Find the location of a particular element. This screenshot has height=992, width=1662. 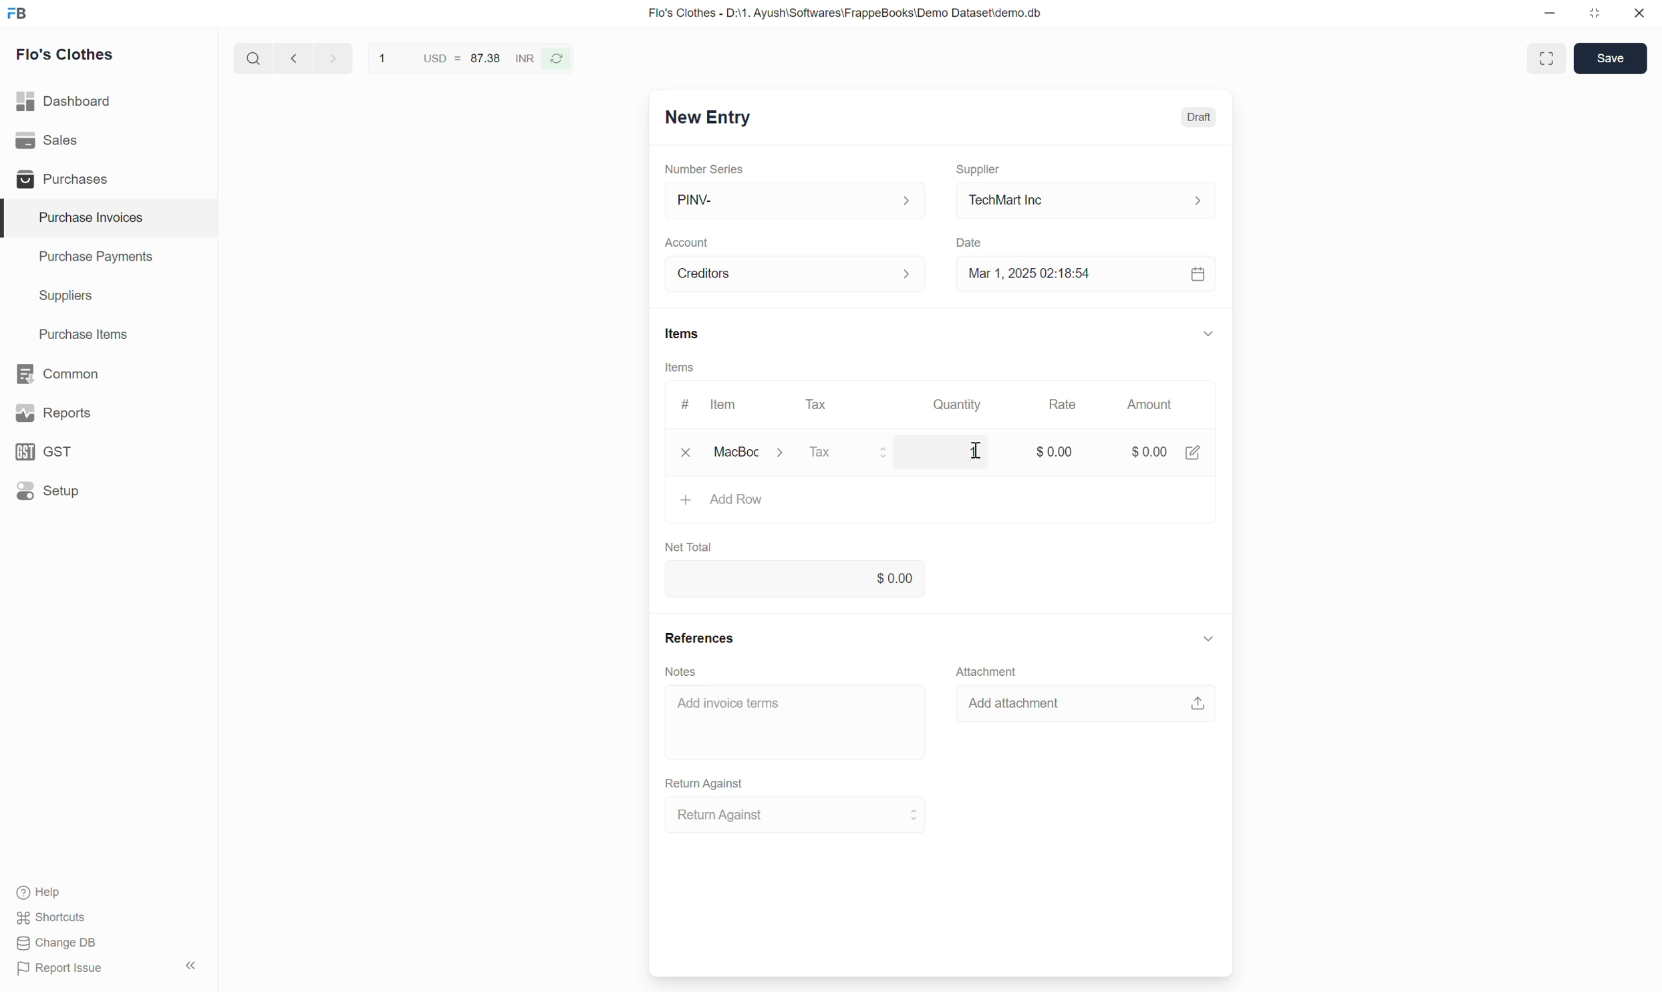

Toggle between form and full width is located at coordinates (1546, 58).